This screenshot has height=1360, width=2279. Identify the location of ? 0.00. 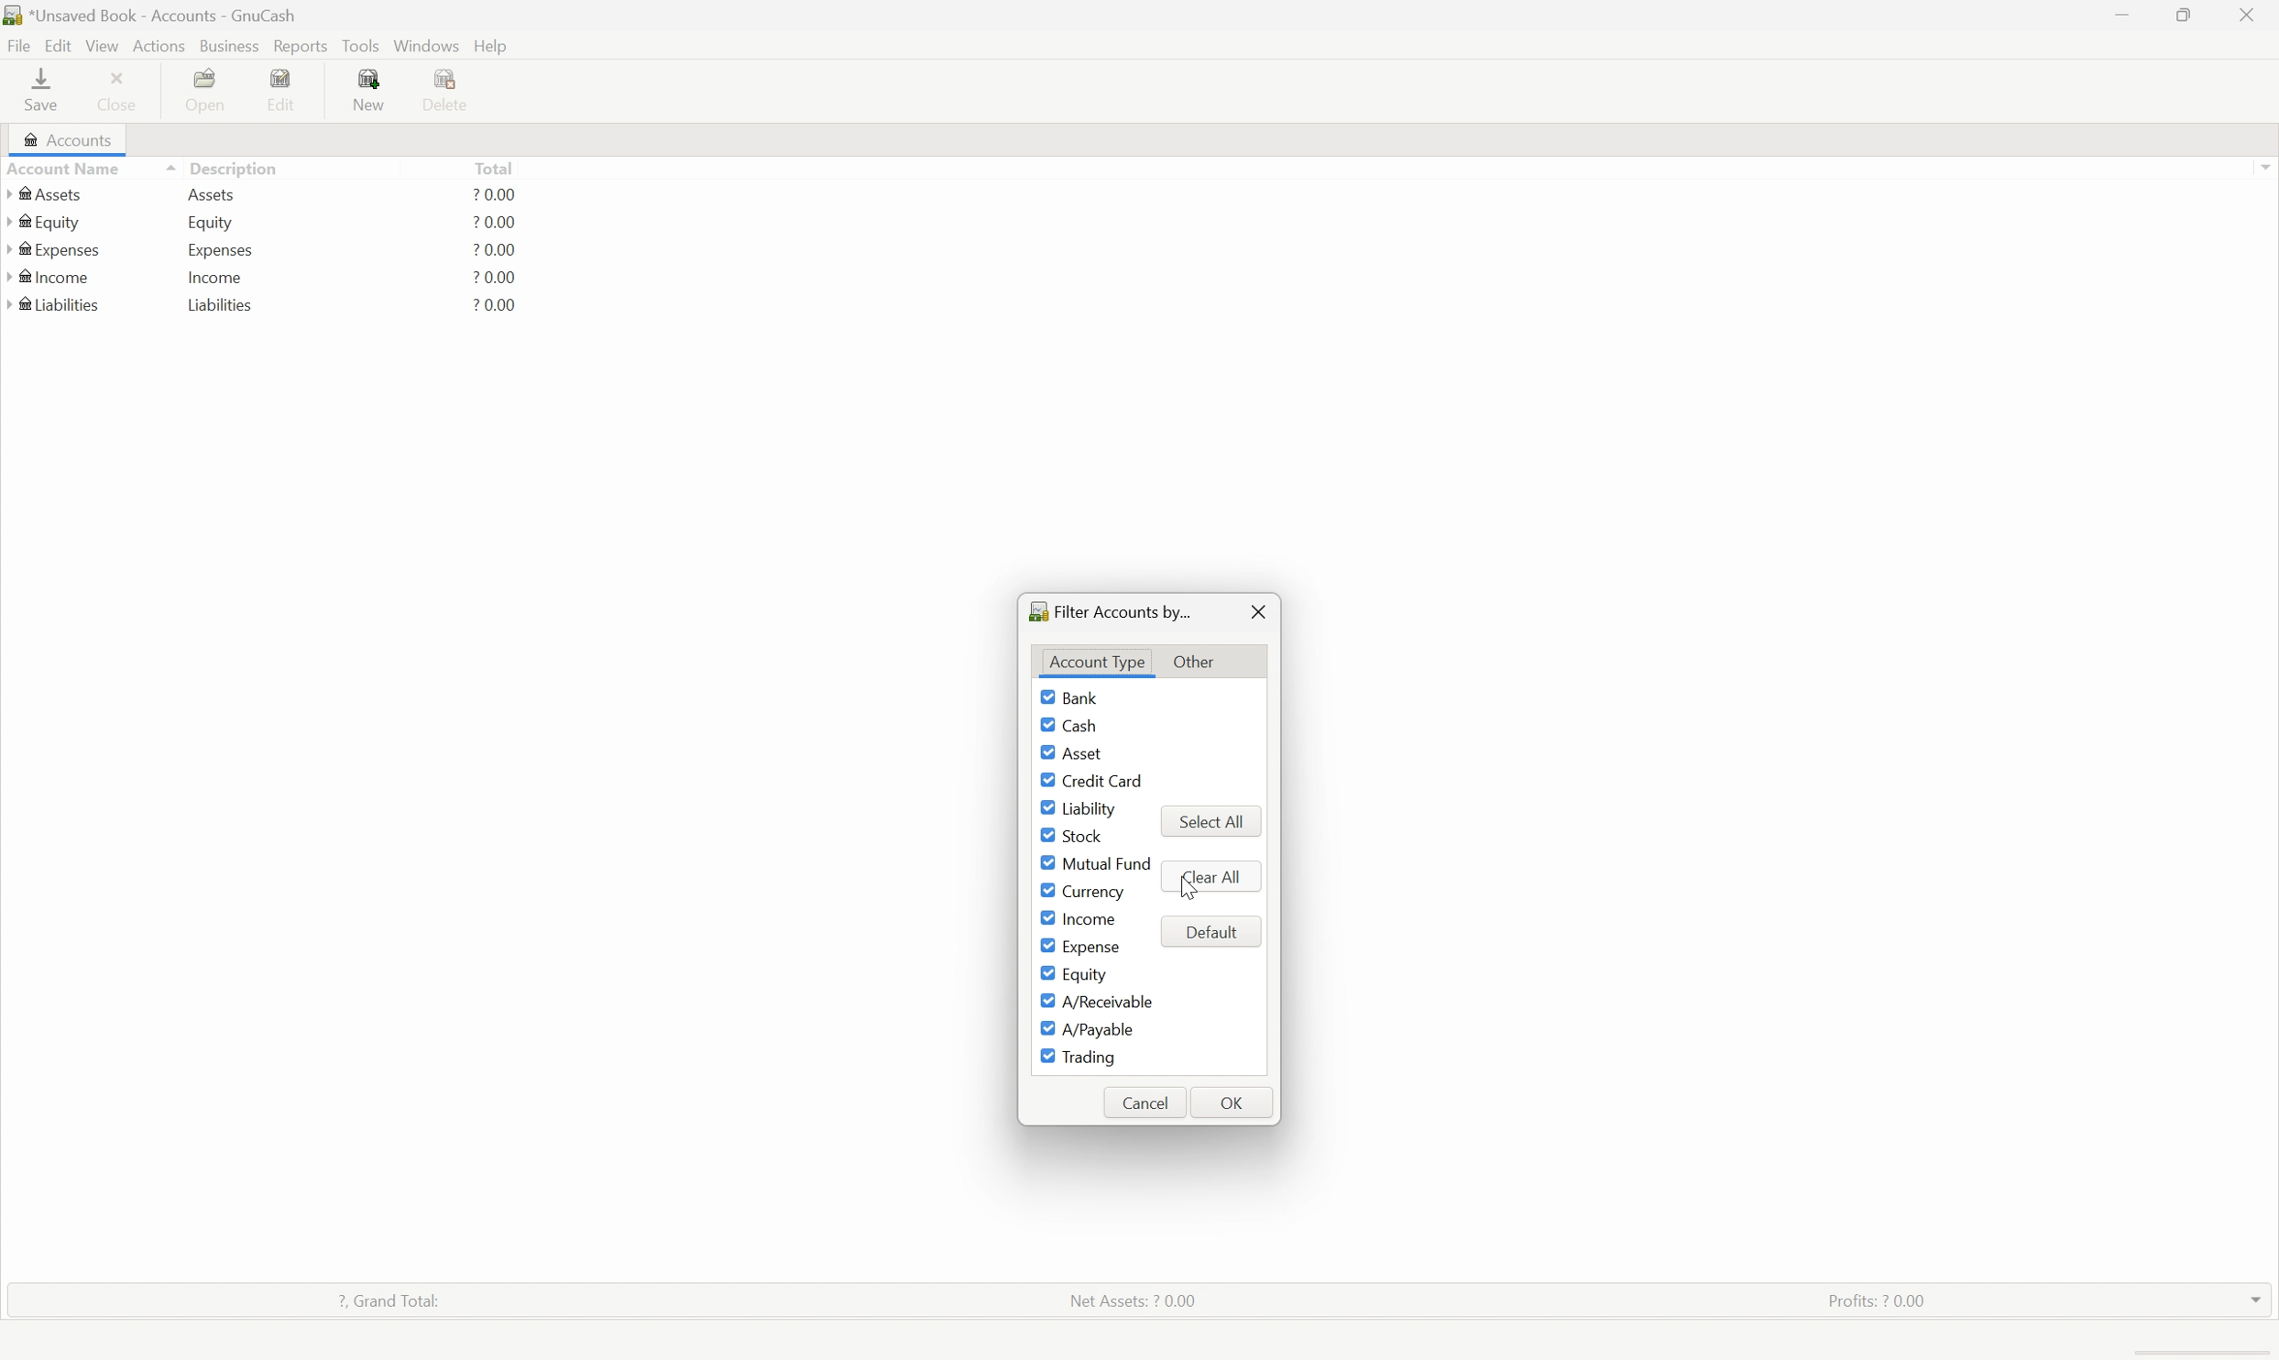
(496, 192).